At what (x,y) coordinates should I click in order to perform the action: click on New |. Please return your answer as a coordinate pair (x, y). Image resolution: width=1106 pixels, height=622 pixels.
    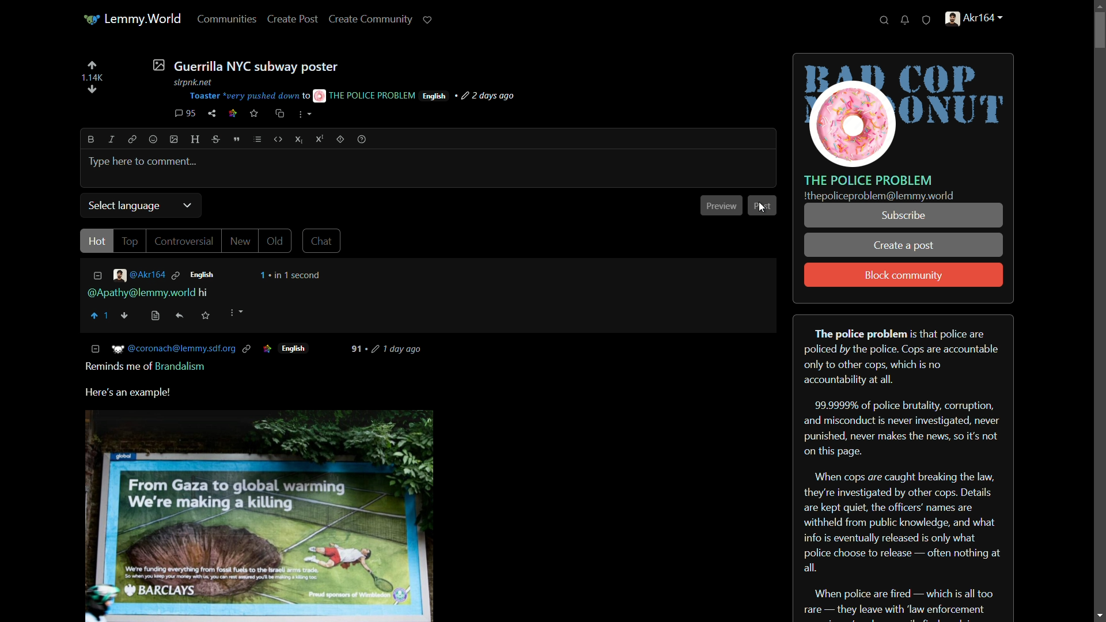
    Looking at the image, I should click on (241, 242).